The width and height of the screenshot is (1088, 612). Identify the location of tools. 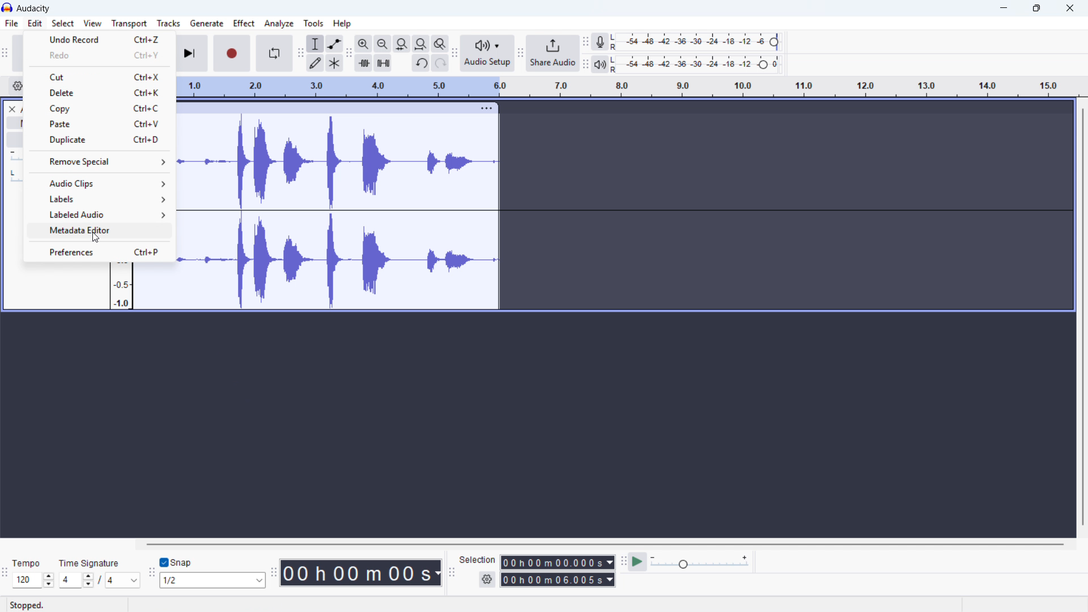
(313, 23).